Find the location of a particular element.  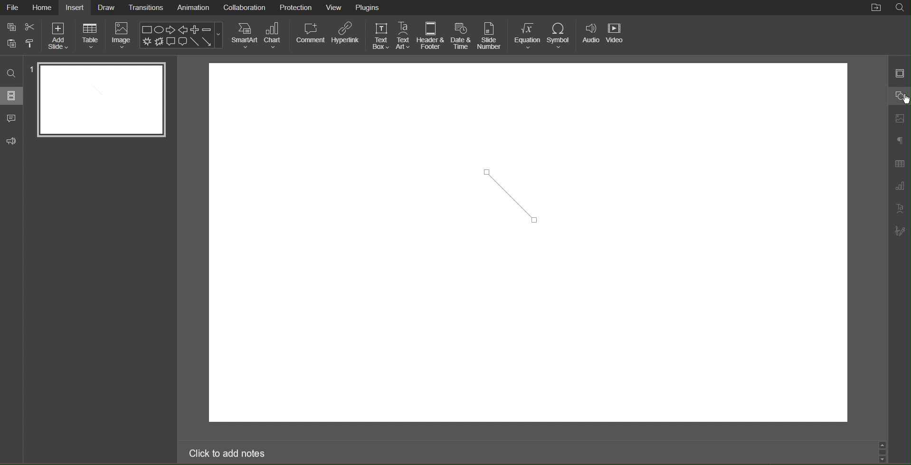

Cursor is located at coordinates (899, 99).